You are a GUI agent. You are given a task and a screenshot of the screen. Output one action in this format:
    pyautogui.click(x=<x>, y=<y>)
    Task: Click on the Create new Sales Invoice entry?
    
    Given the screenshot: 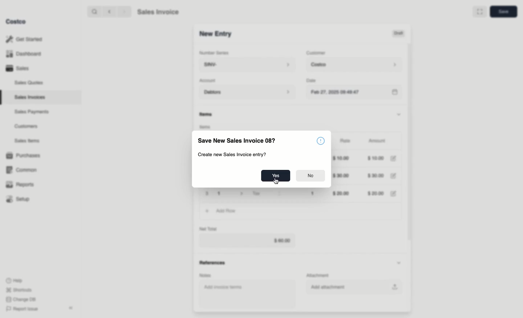 What is the action you would take?
    pyautogui.click(x=234, y=155)
    